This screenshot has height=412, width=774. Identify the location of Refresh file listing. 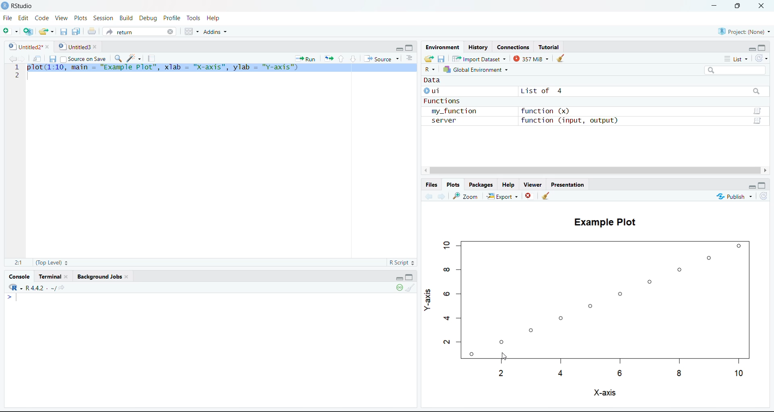
(763, 196).